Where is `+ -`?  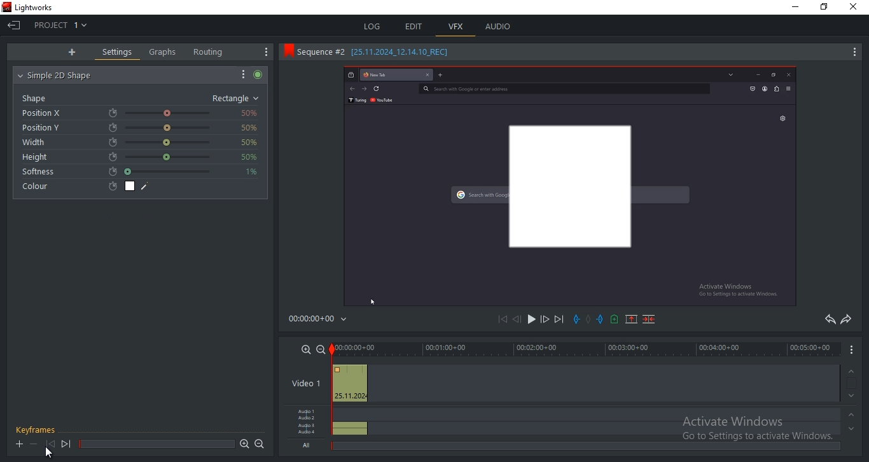 + - is located at coordinates (28, 443).